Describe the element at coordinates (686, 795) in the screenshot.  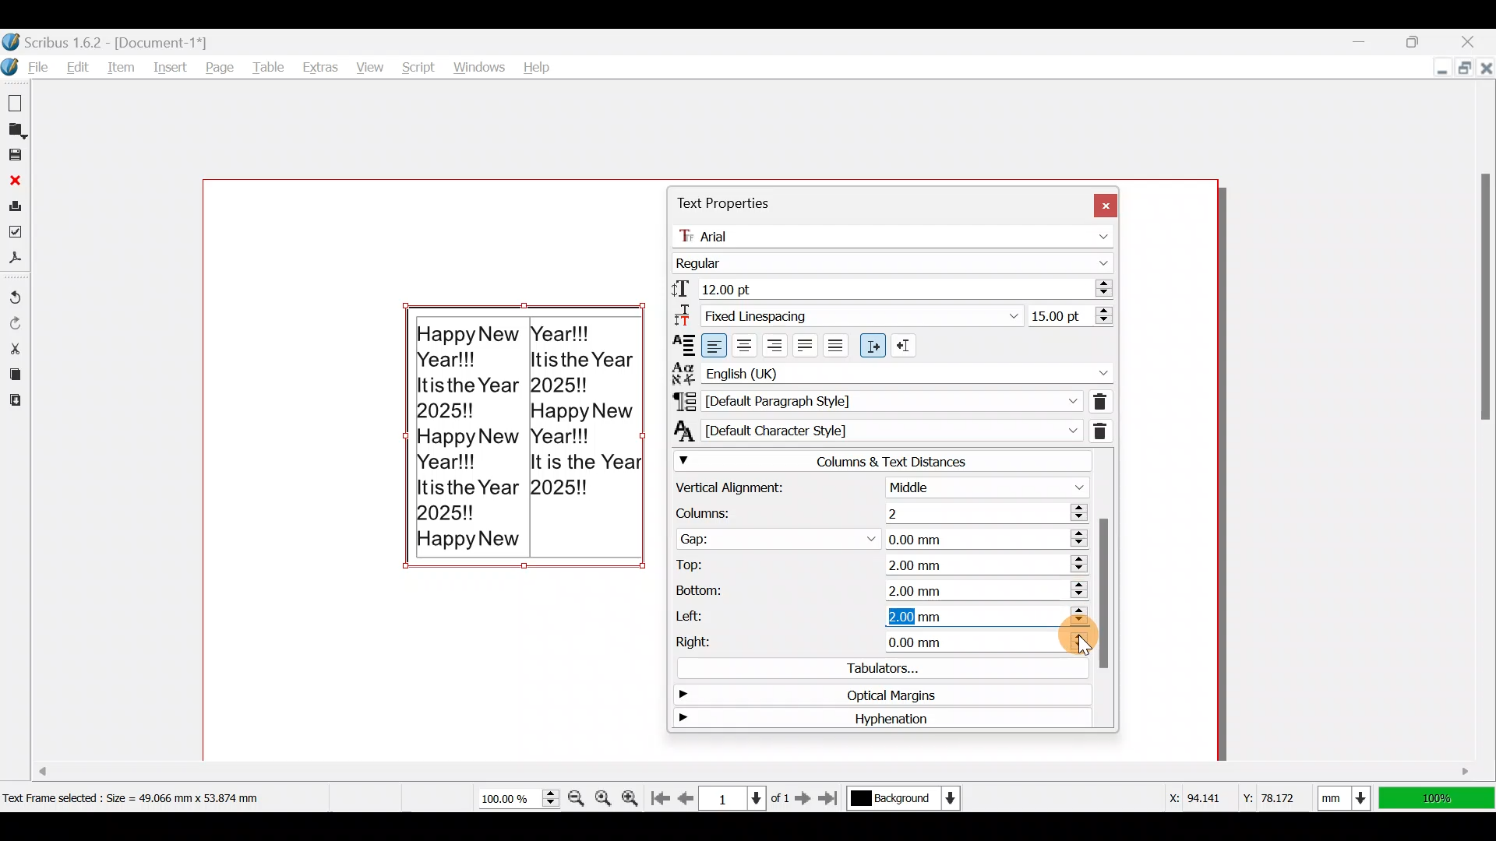
I see `Go to previous page` at that location.